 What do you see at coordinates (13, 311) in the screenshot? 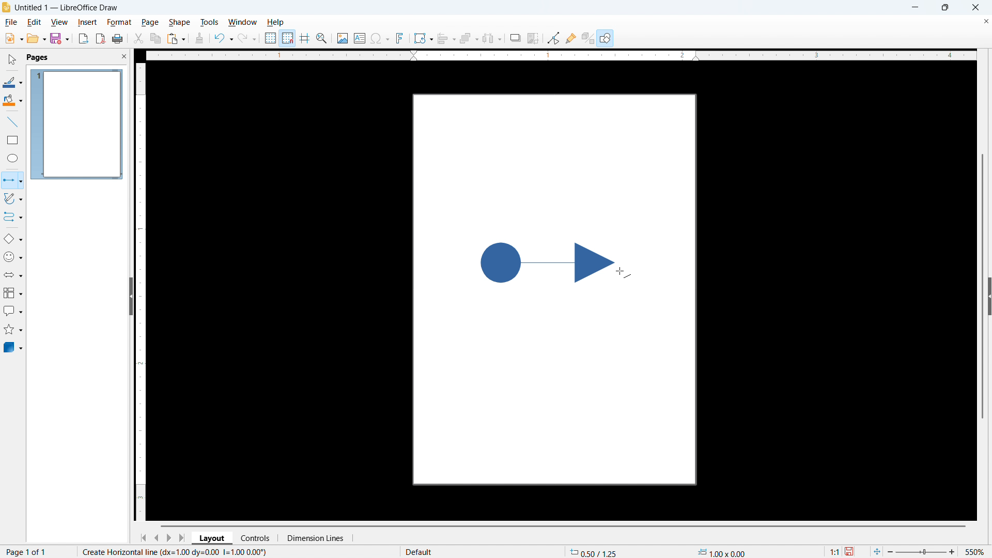
I see `Insert call out shapes ` at bounding box center [13, 311].